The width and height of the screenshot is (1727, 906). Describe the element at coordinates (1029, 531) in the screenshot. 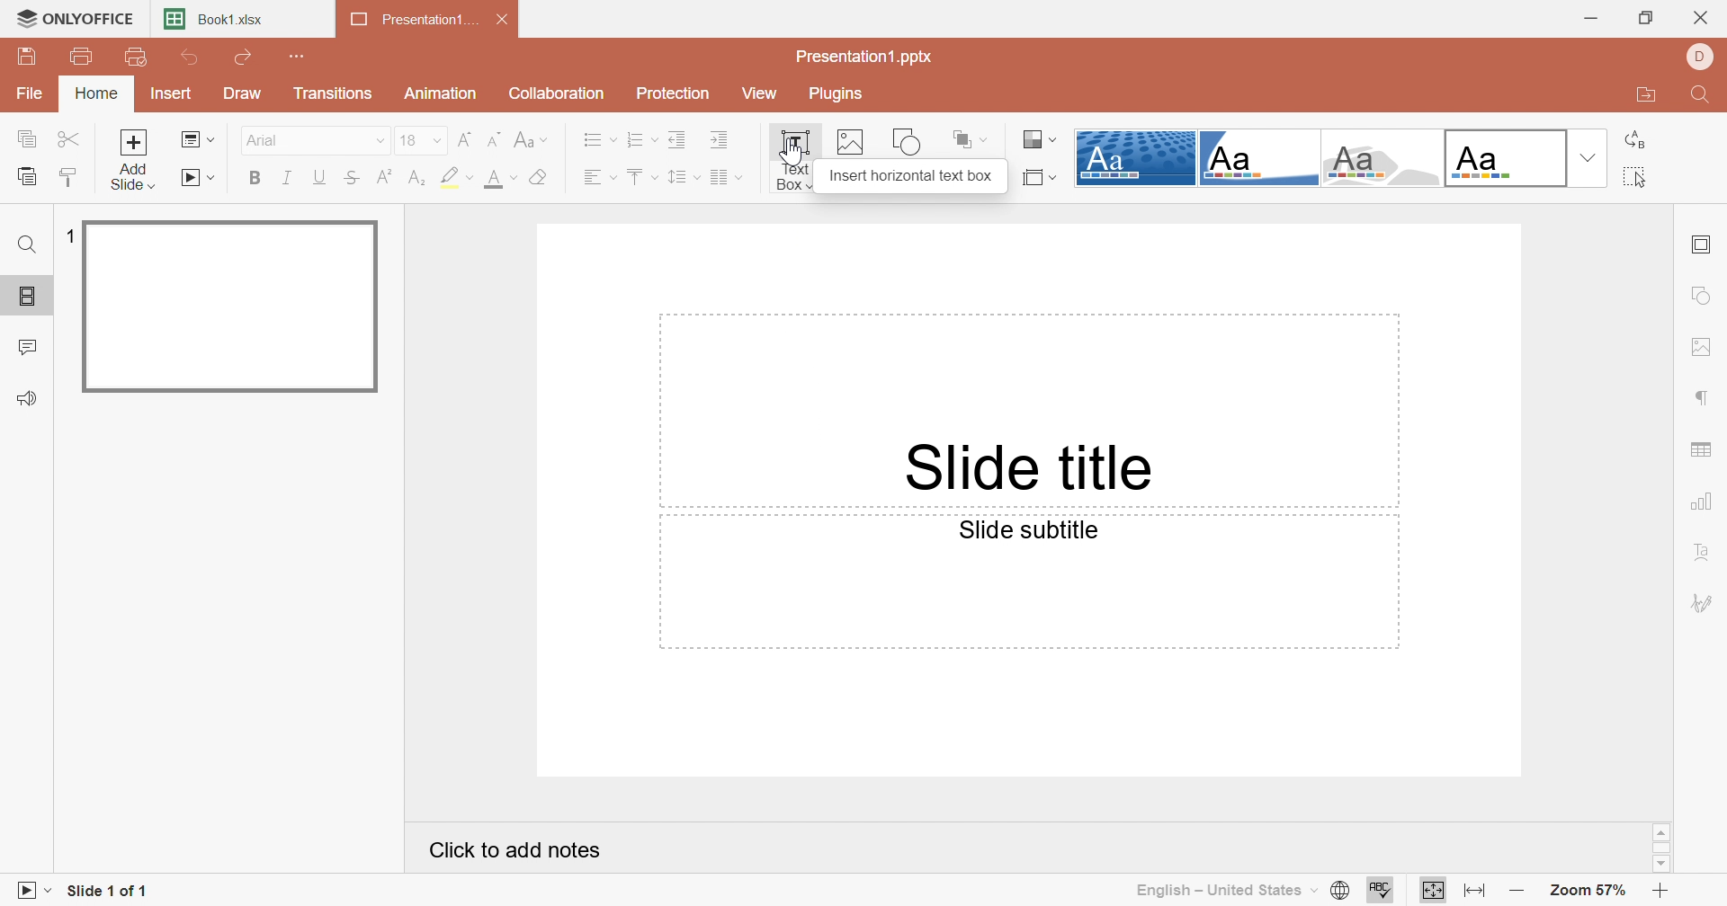

I see `Slide subtitle` at that location.